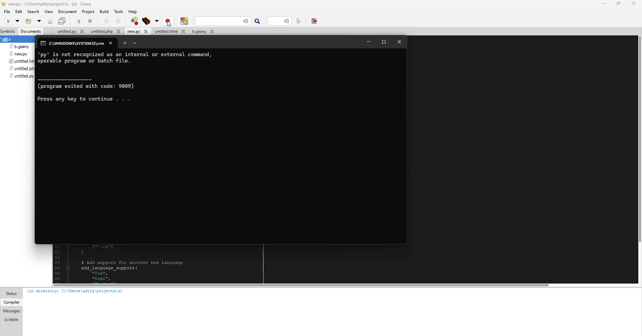 The height and width of the screenshot is (336, 642). Describe the element at coordinates (299, 21) in the screenshot. I see `goto line` at that location.